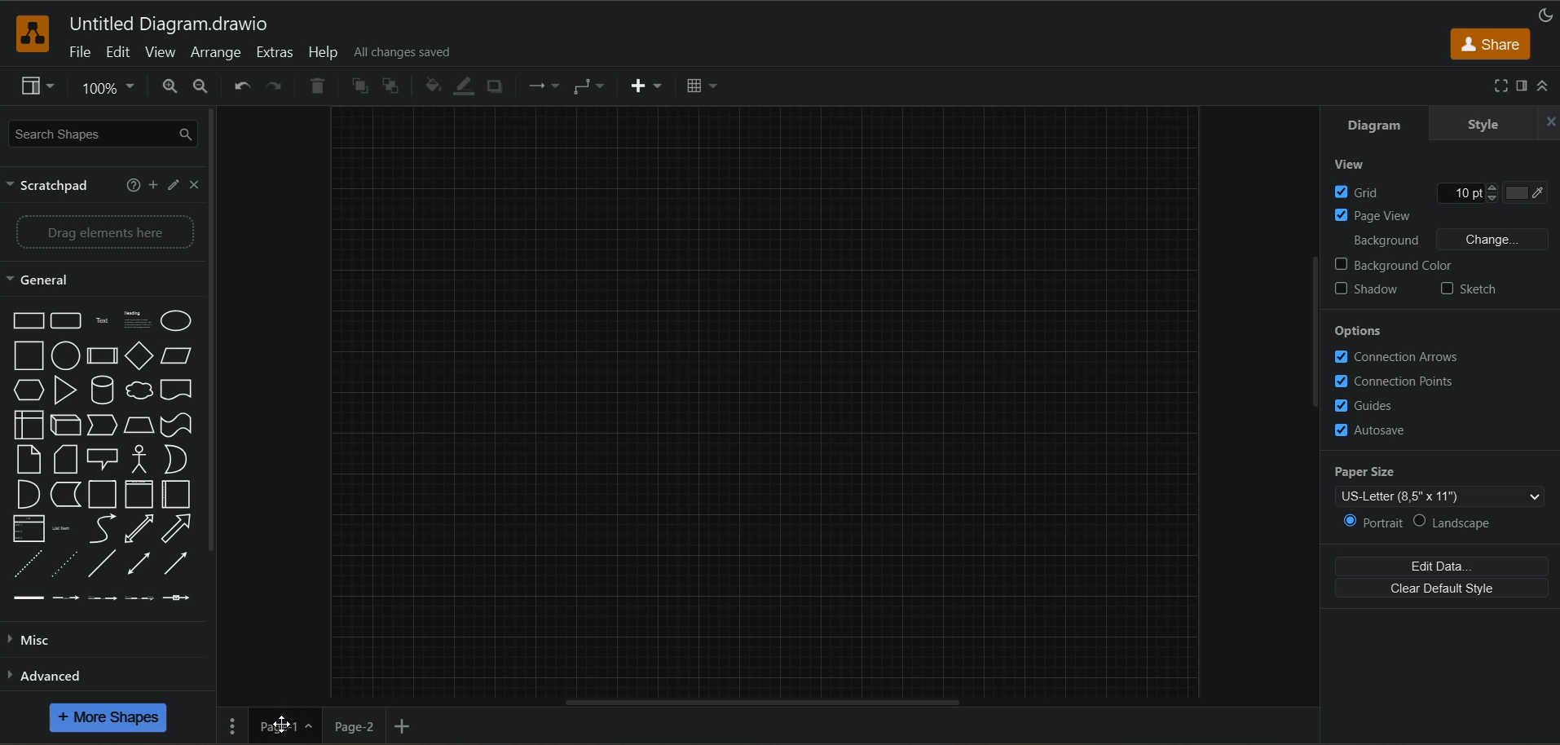  I want to click on paper size, so click(1445, 484).